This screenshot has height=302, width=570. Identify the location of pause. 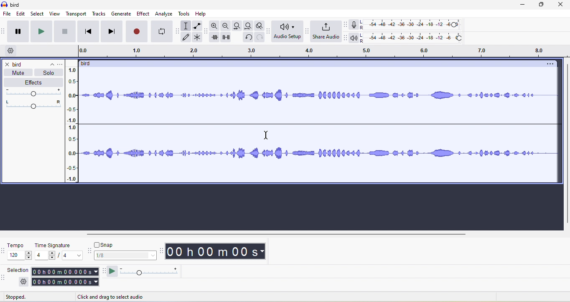
(20, 32).